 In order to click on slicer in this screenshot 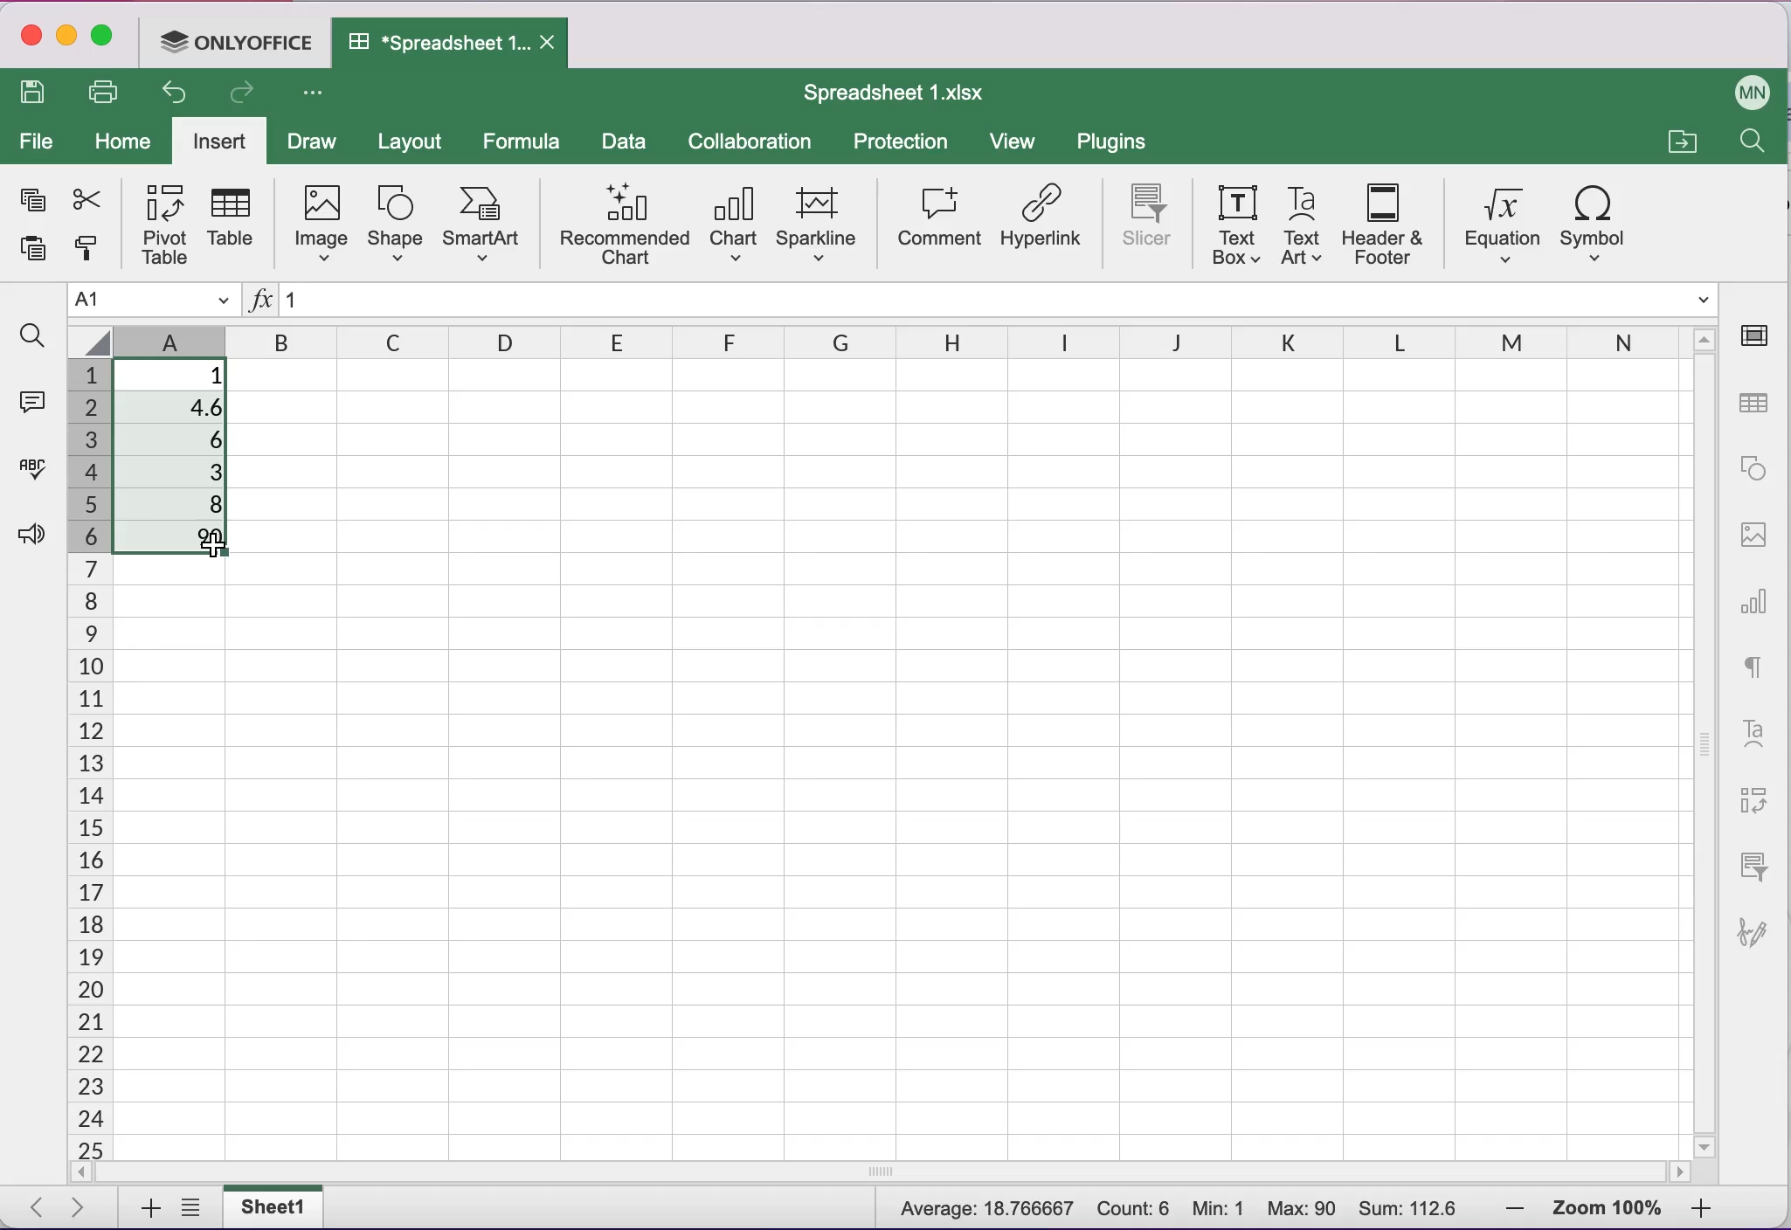, I will do `click(1142, 218)`.